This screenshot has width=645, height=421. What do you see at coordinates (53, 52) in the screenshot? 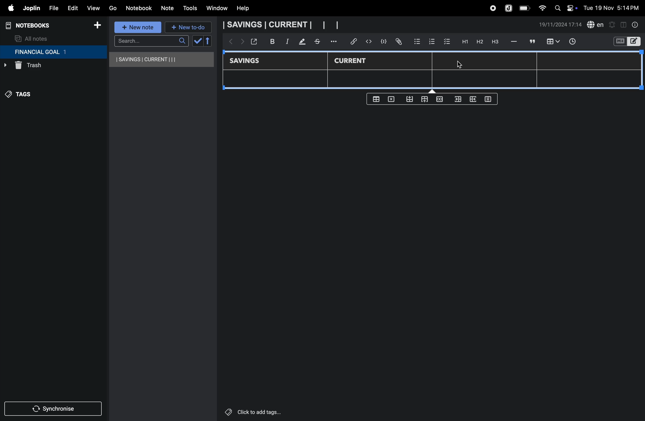
I see `financial goal` at bounding box center [53, 52].